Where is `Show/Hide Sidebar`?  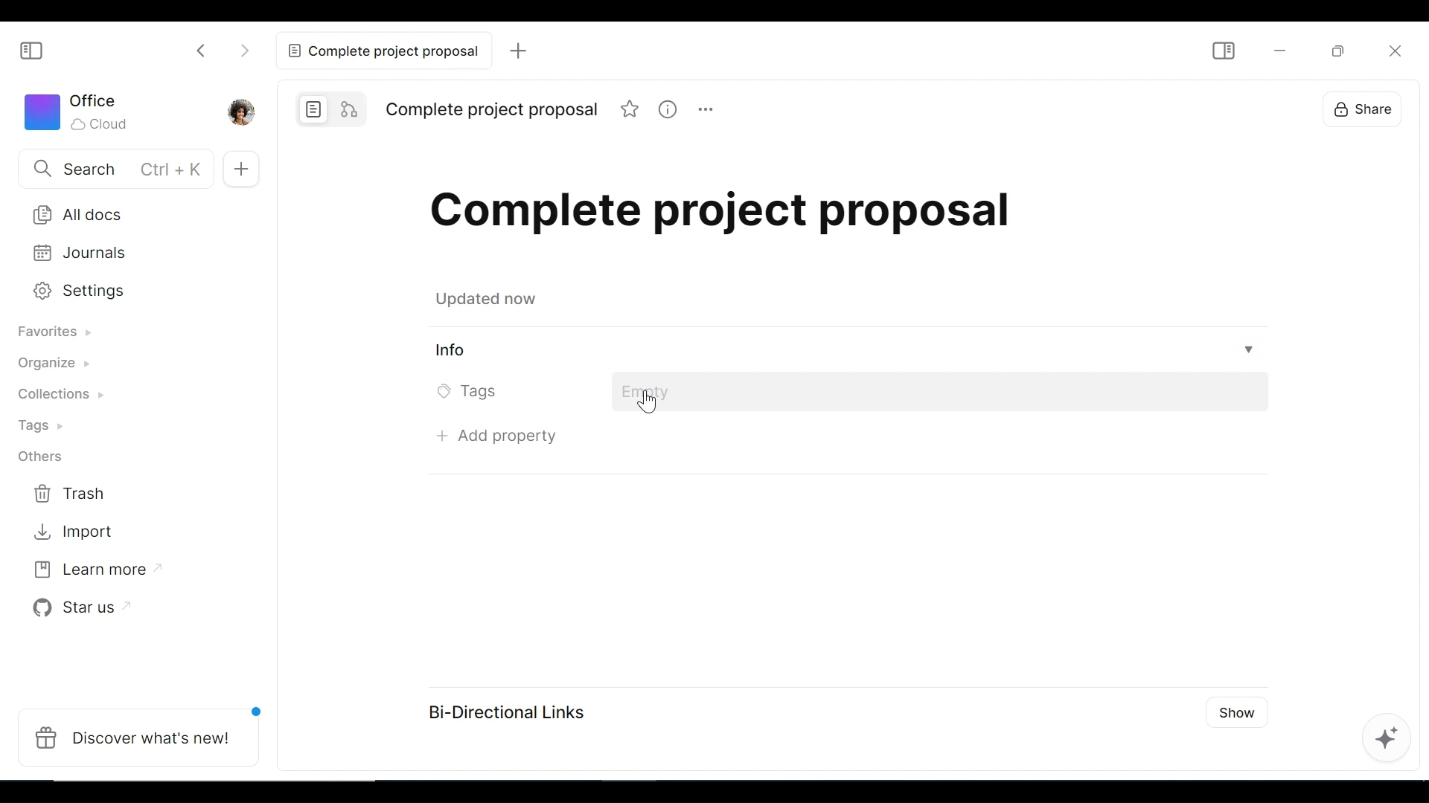
Show/Hide Sidebar is located at coordinates (32, 49).